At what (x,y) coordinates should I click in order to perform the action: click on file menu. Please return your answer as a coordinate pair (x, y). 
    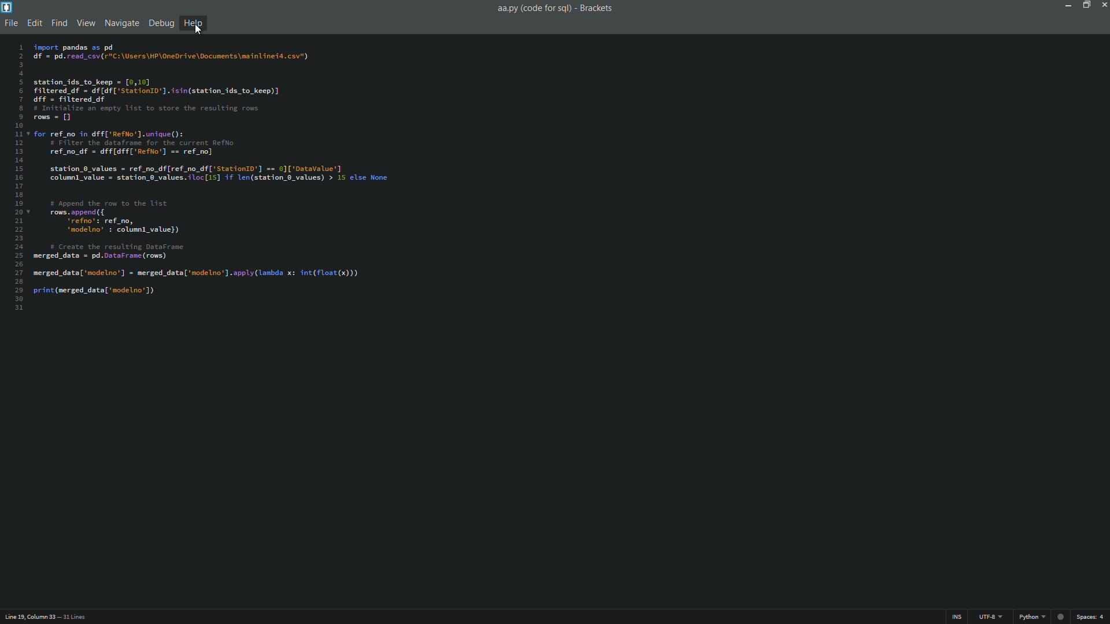
    Looking at the image, I should click on (10, 24).